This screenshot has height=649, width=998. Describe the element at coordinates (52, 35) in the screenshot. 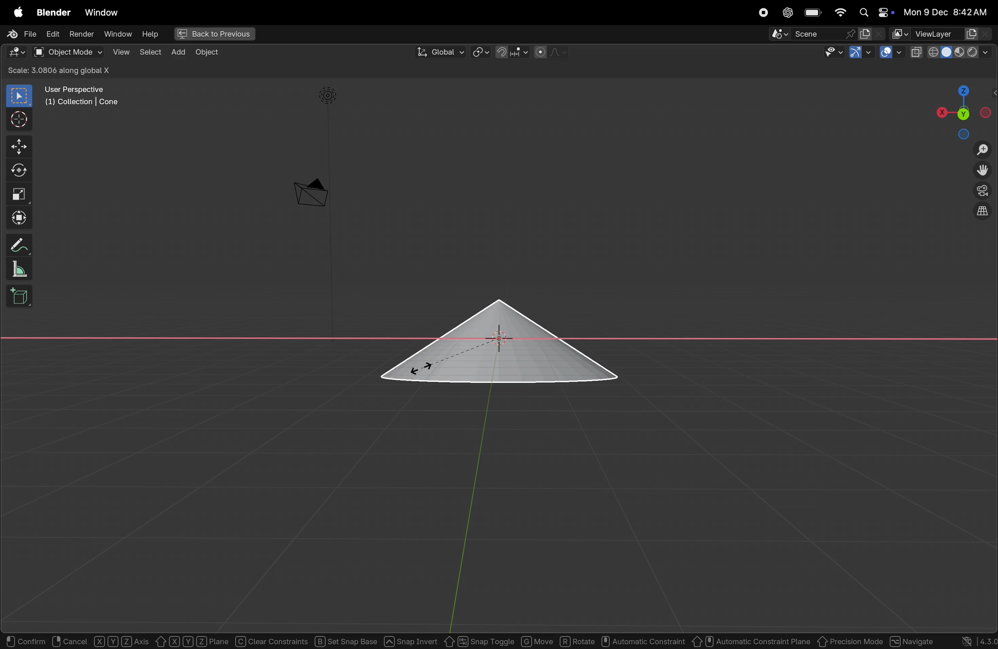

I see `Edit` at that location.